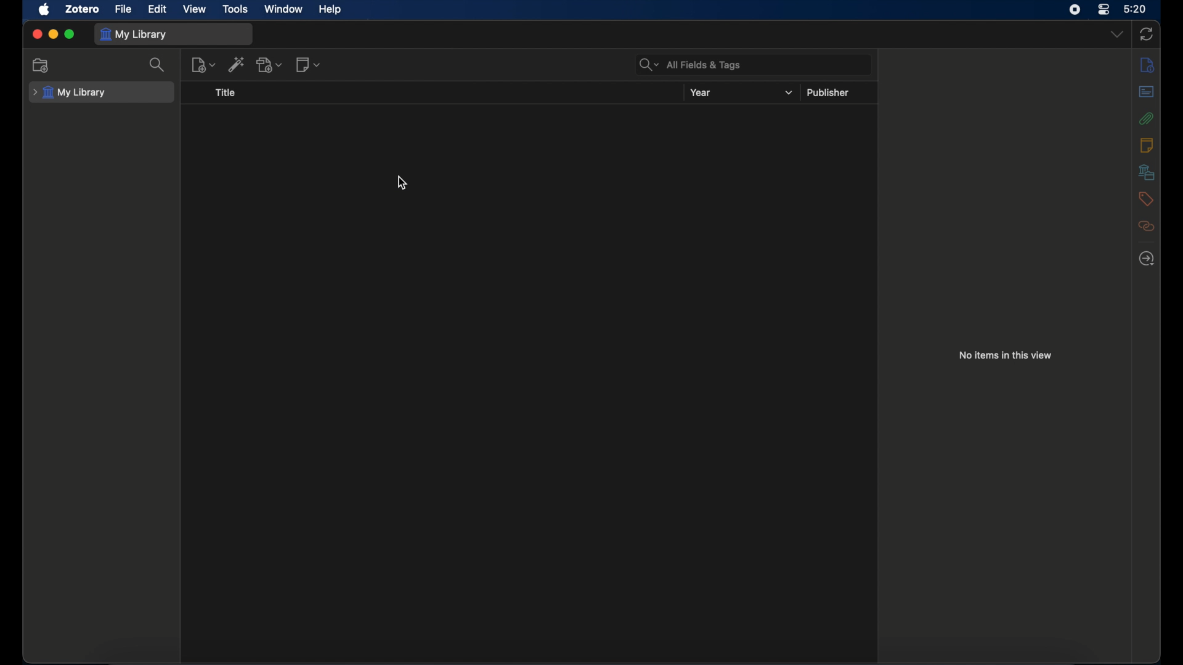 The image size is (1183, 665). Describe the element at coordinates (330, 9) in the screenshot. I see `help` at that location.